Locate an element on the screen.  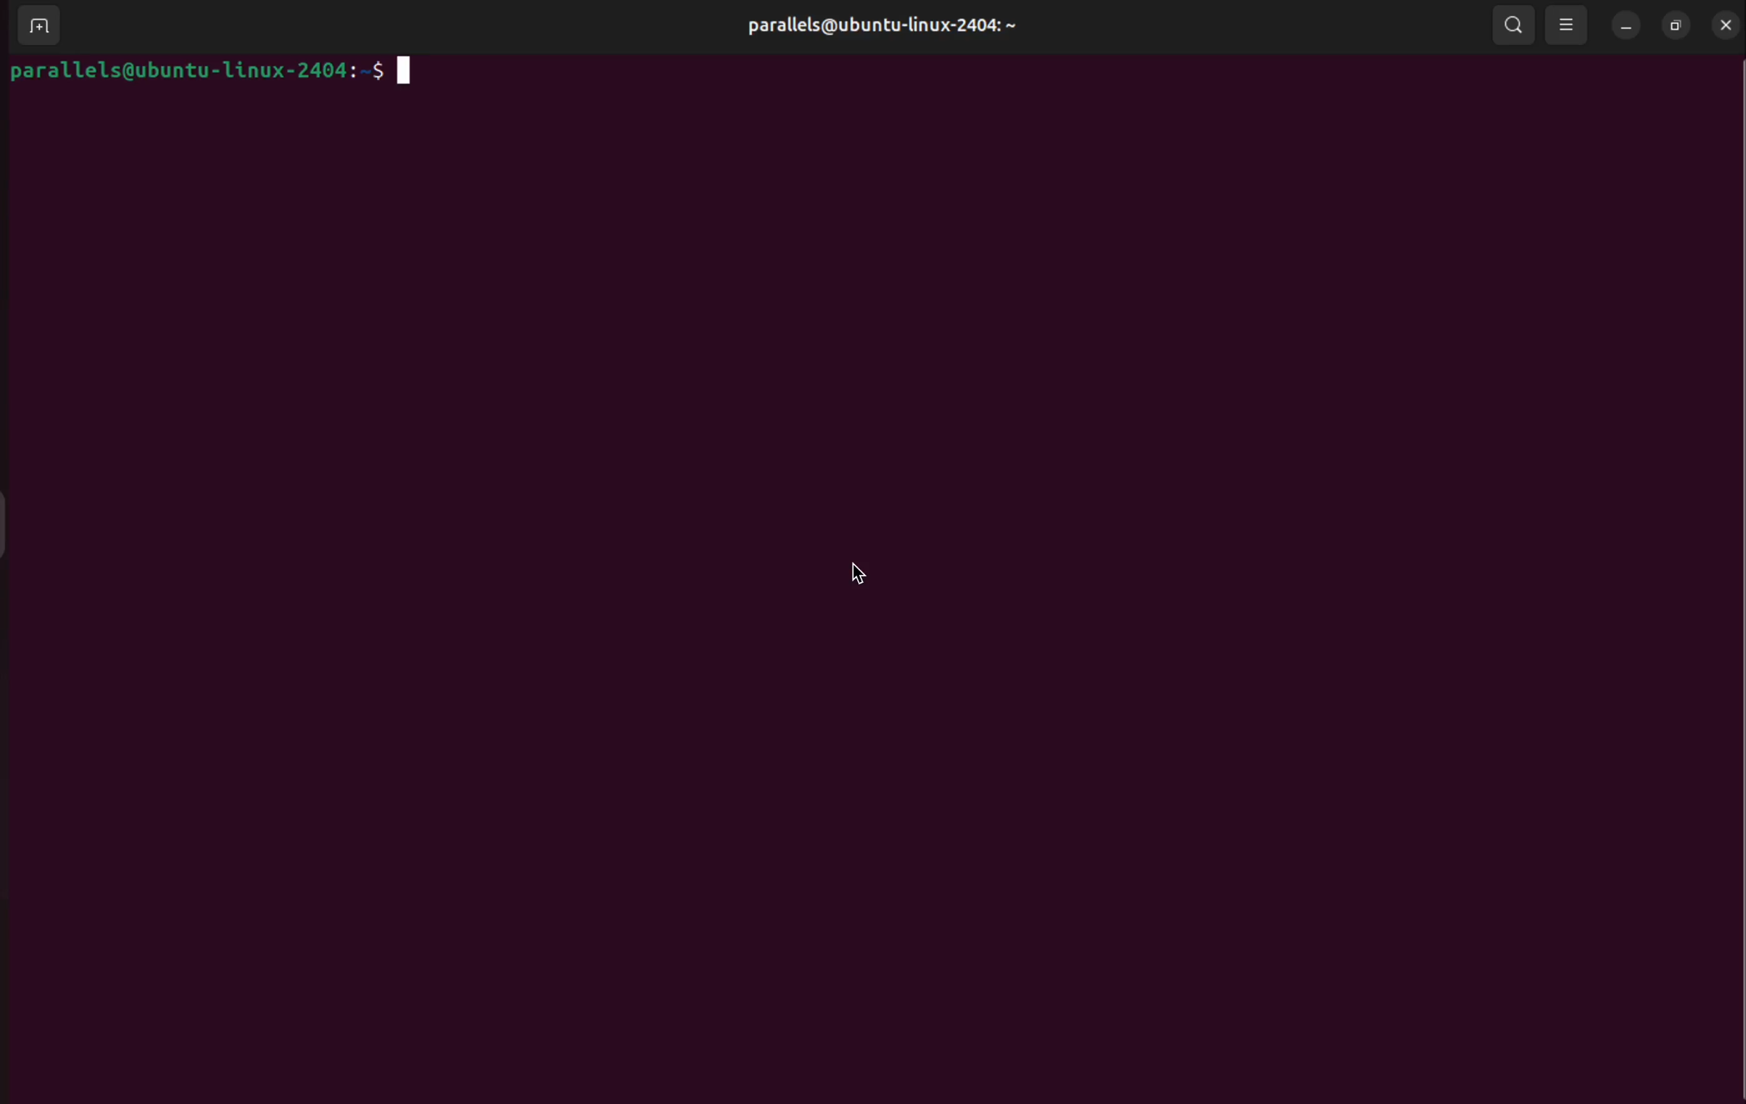
close is located at coordinates (1726, 24).